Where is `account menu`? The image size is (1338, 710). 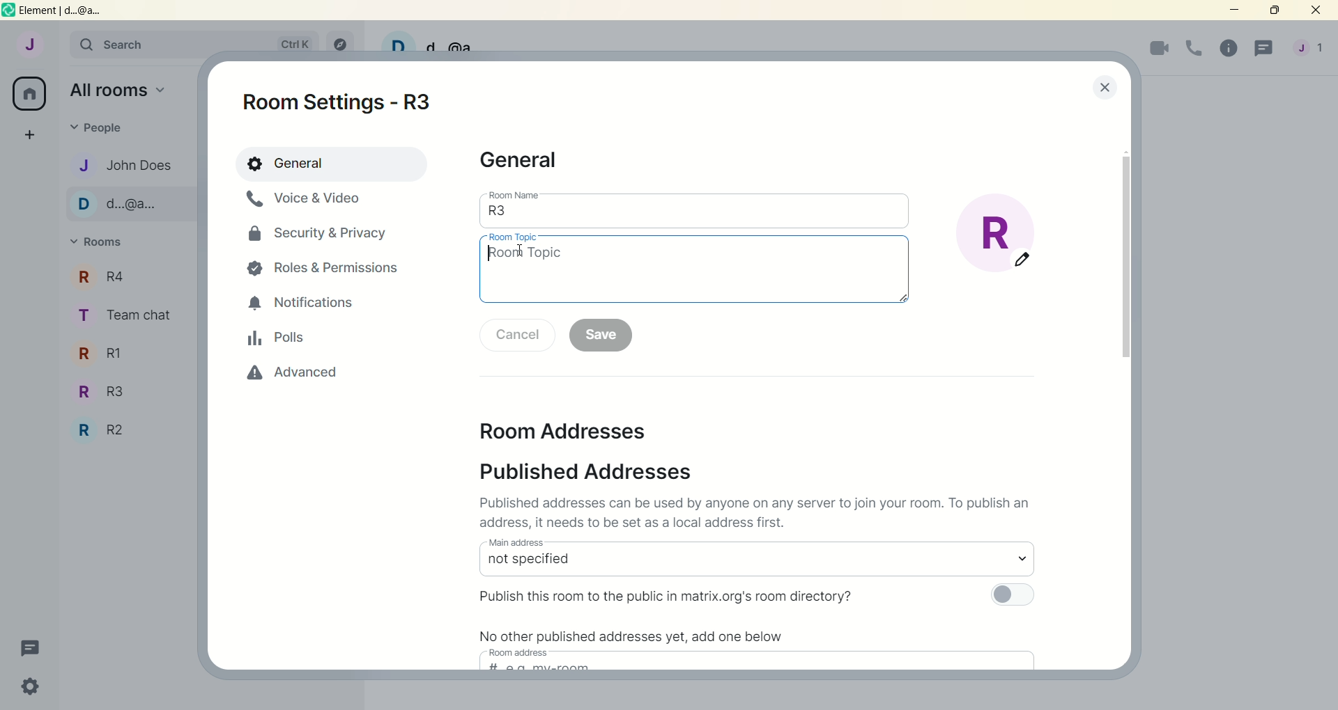 account menu is located at coordinates (1309, 49).